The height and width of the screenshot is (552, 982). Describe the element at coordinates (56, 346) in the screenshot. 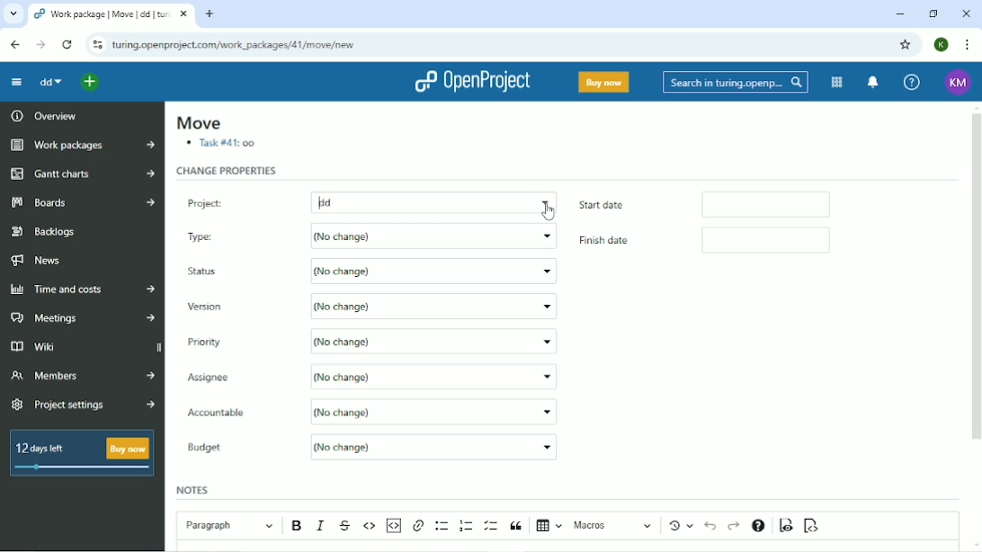

I see `Wiki` at that location.